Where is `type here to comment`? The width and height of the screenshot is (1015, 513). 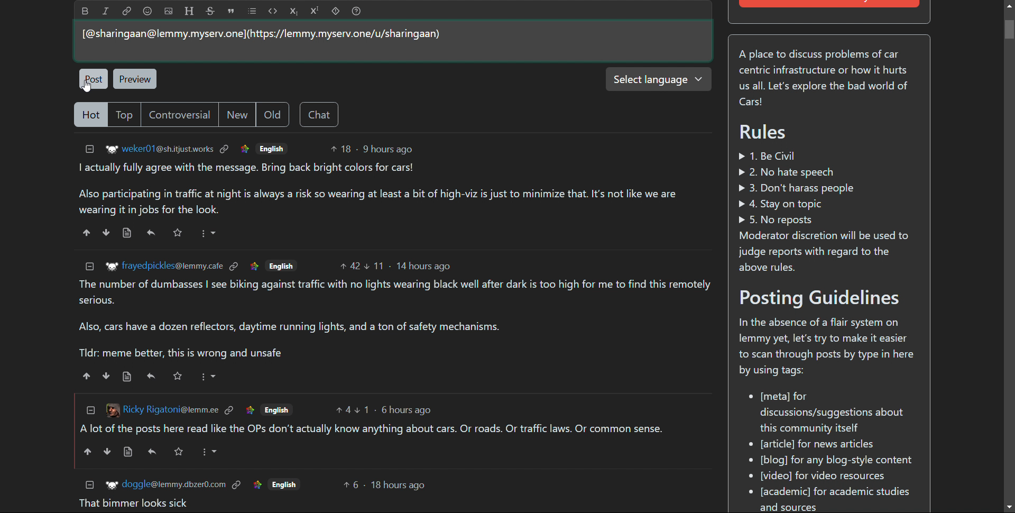 type here to comment is located at coordinates (390, 41).